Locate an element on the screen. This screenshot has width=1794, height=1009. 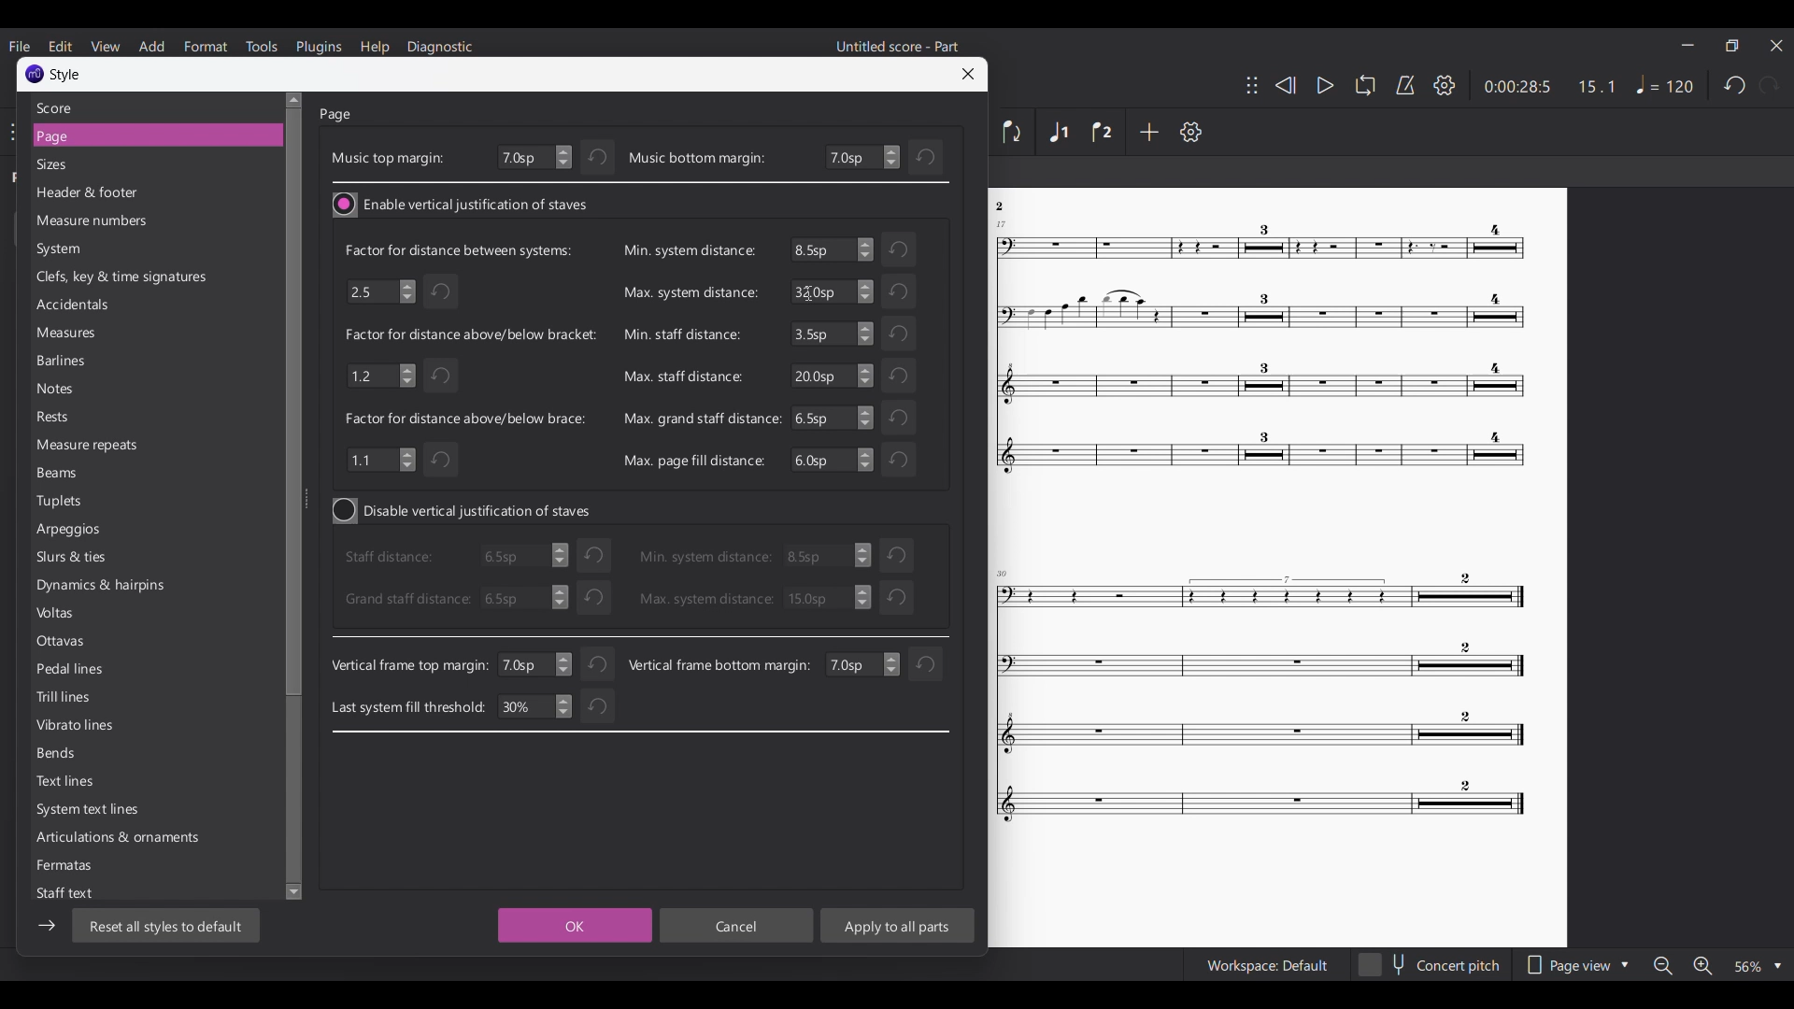
Zoom in is located at coordinates (1702, 966).